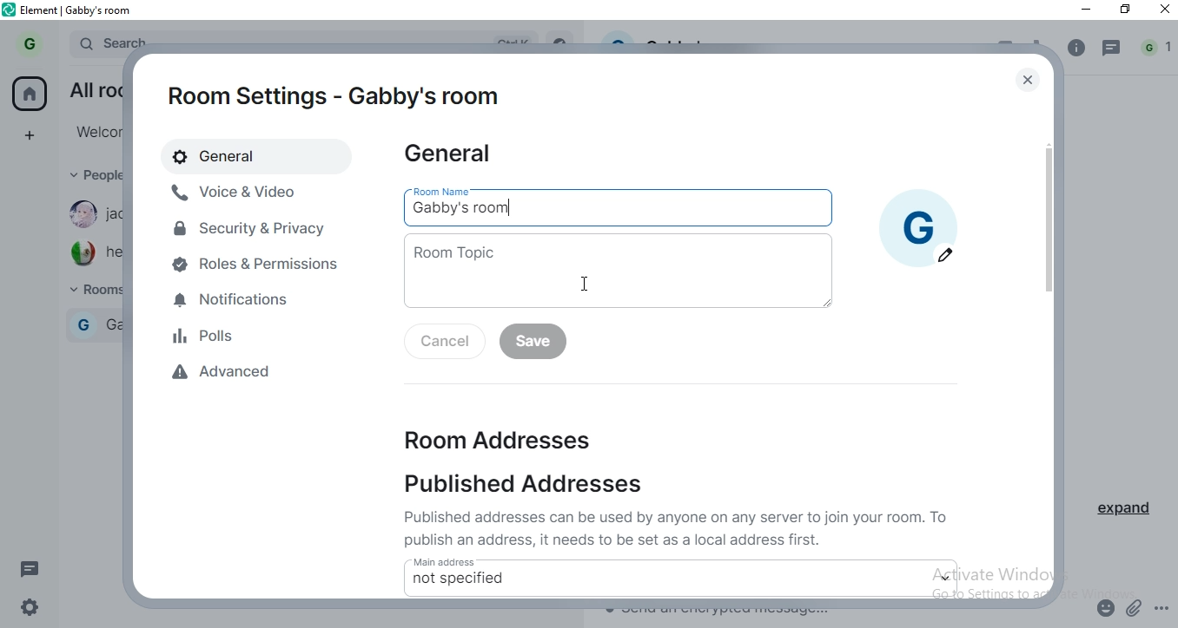 The image size is (1178, 628). Describe the element at coordinates (261, 334) in the screenshot. I see `polls` at that location.